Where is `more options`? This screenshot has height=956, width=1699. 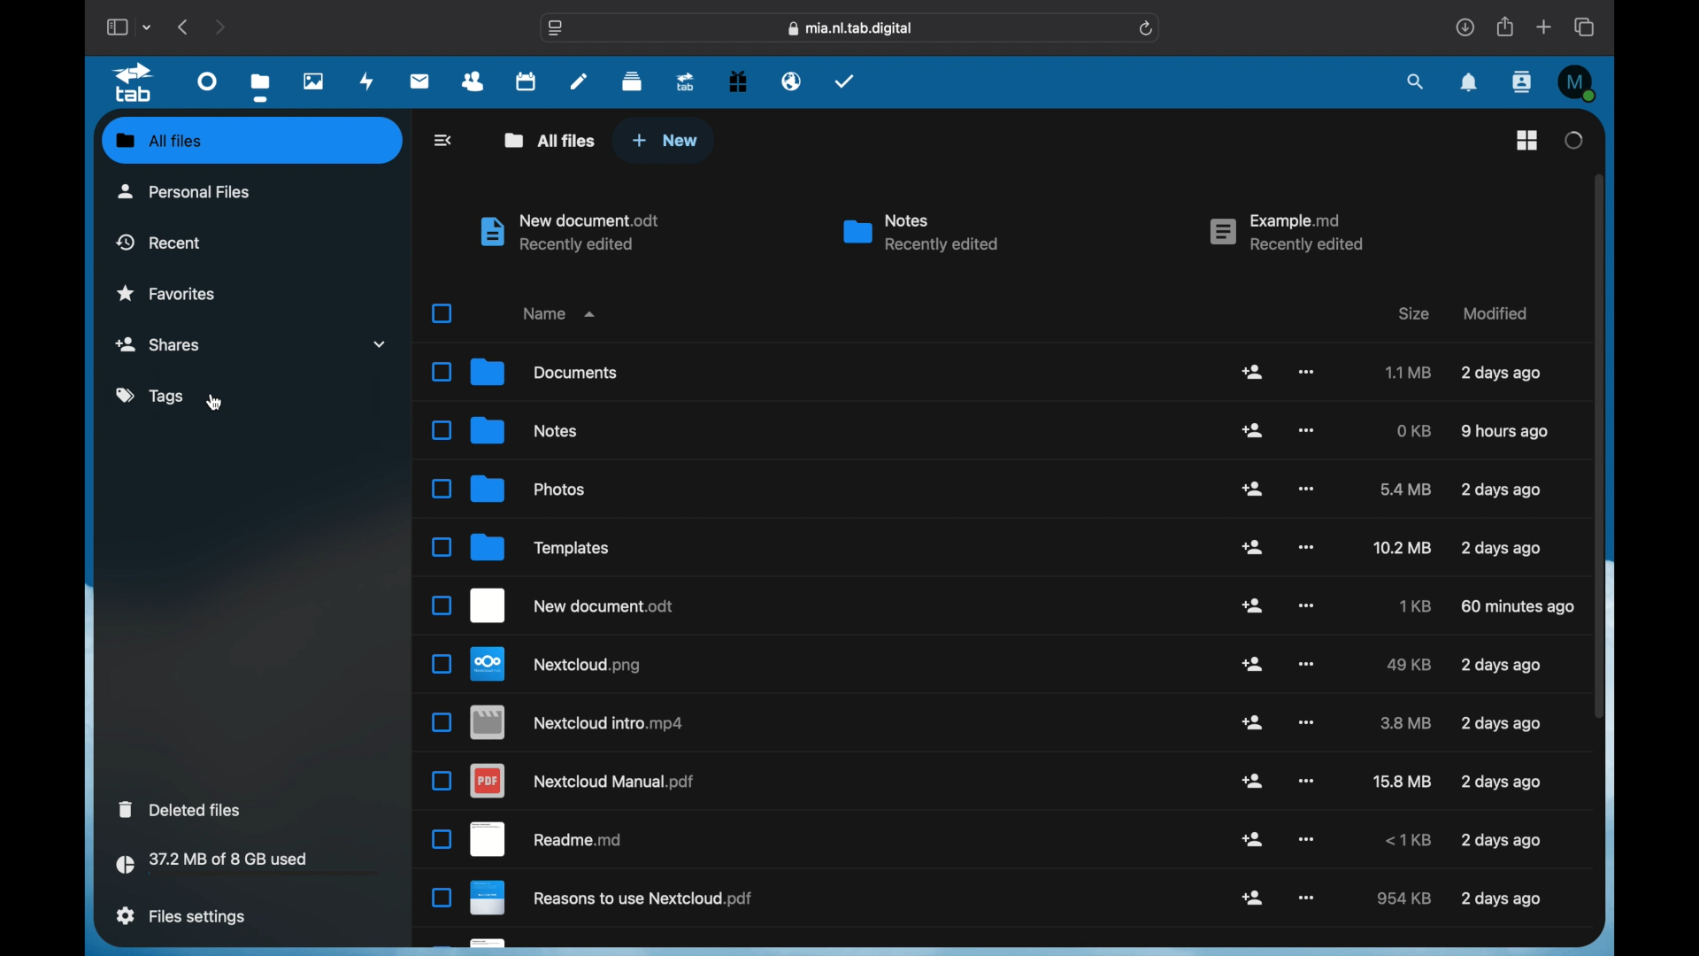 more options is located at coordinates (1305, 721).